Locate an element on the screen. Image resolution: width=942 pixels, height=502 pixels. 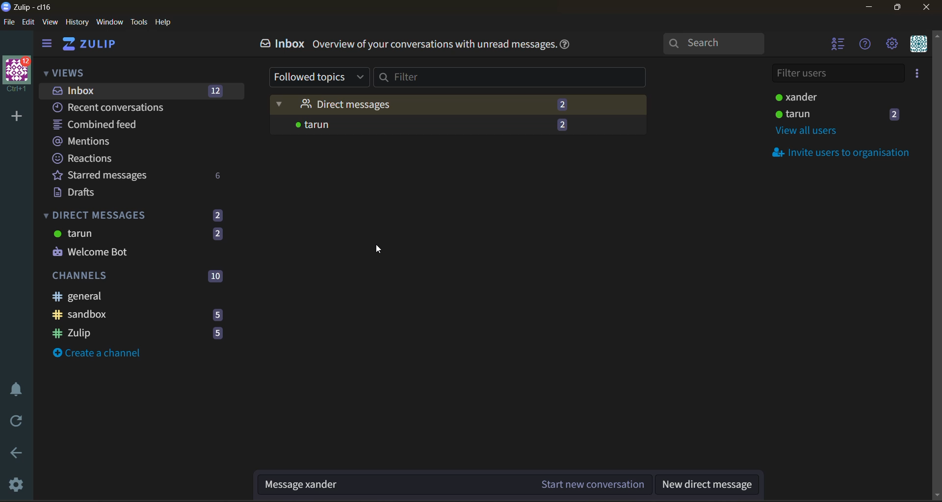
general stream messages all read is located at coordinates (133, 297).